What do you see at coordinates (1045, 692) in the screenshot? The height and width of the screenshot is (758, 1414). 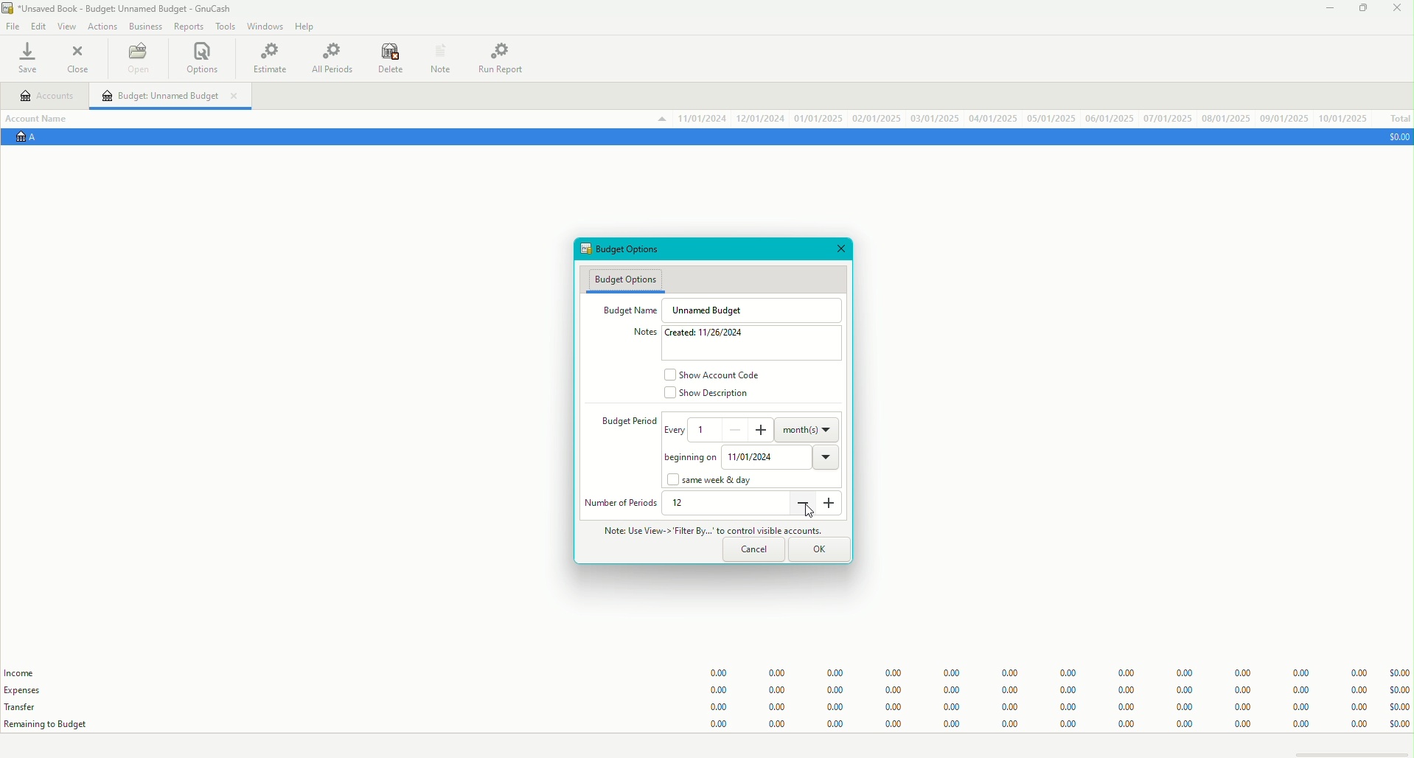 I see `Budget Data` at bounding box center [1045, 692].